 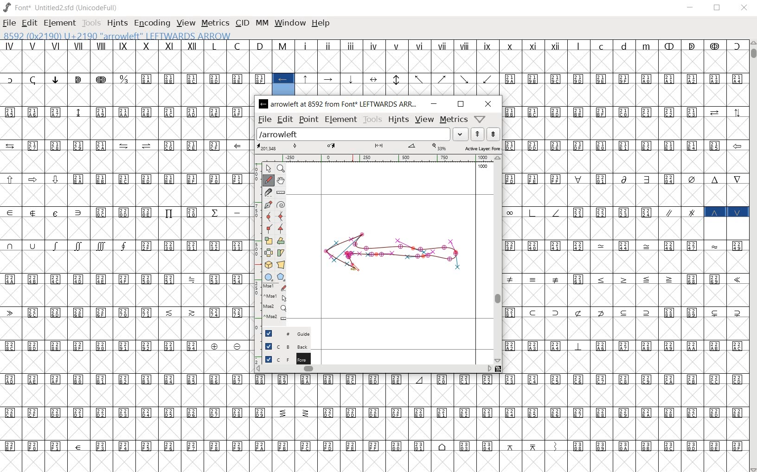 I want to click on add a curve point, so click(x=268, y=216).